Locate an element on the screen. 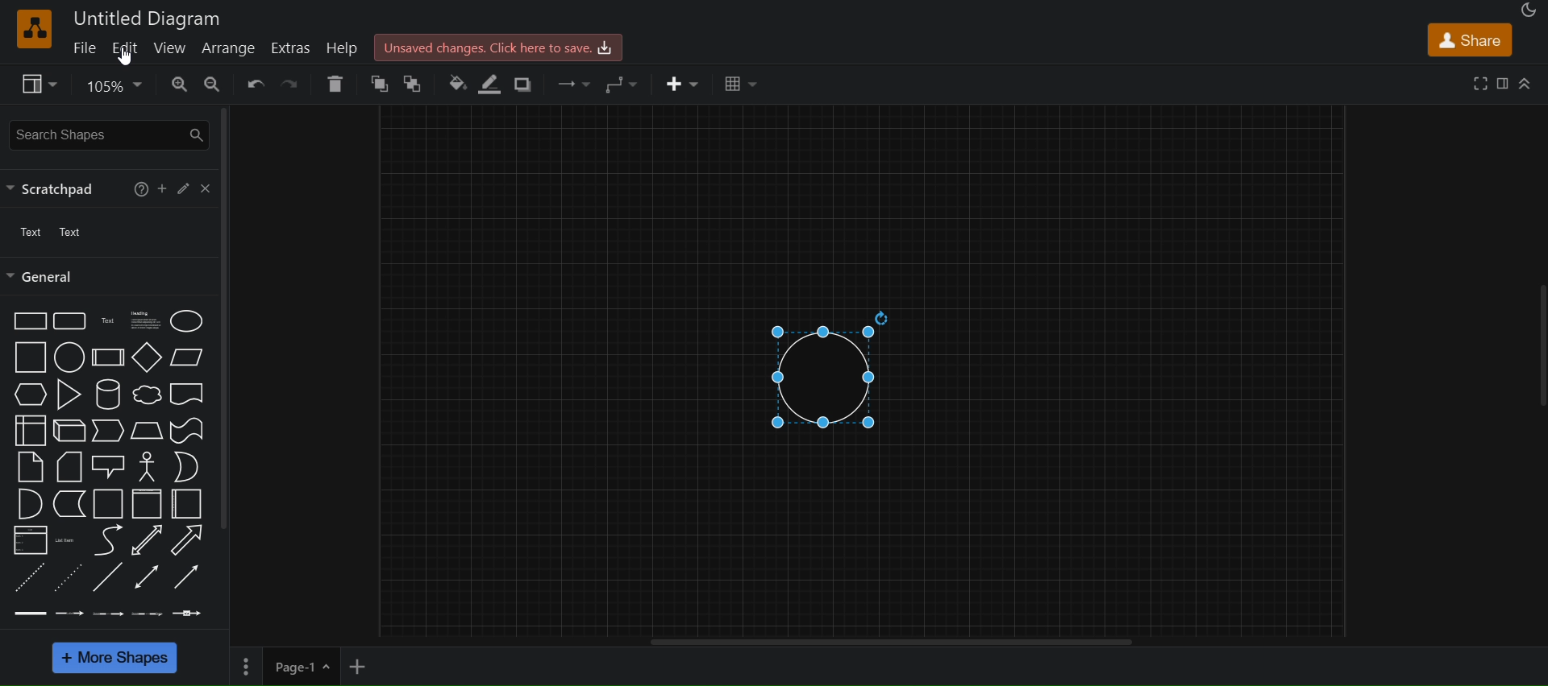 The height and width of the screenshot is (686, 1548). edit is located at coordinates (127, 51).